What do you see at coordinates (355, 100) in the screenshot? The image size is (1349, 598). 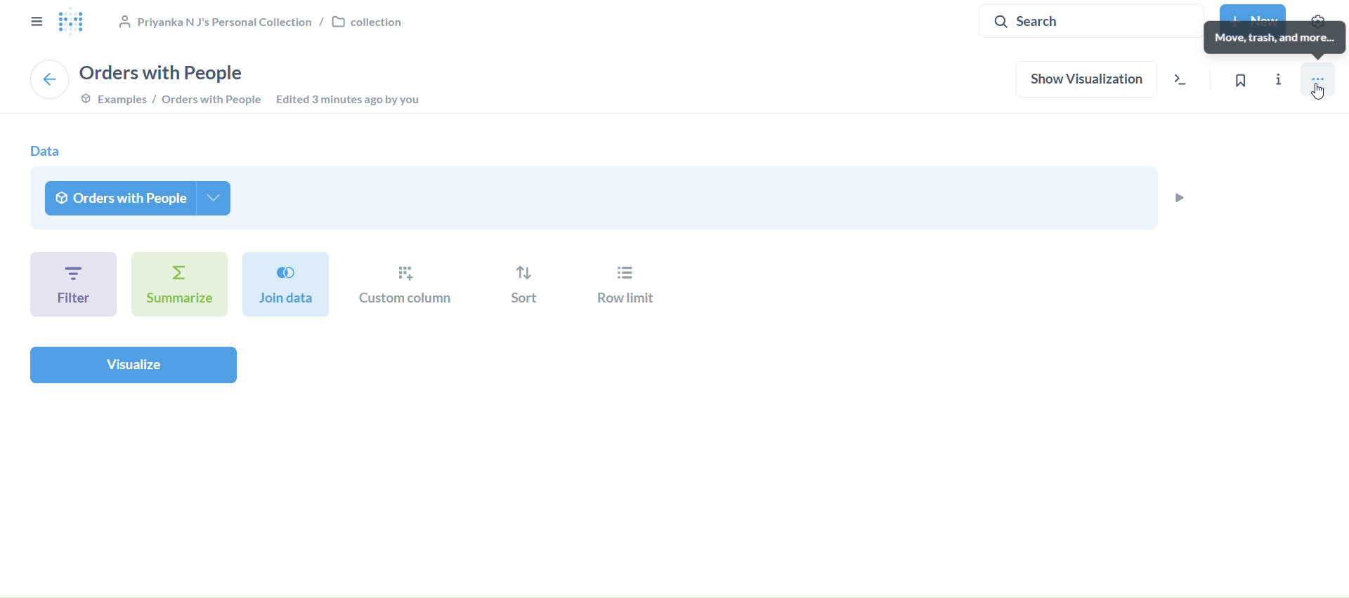 I see `edited 3 minutes ago by you` at bounding box center [355, 100].